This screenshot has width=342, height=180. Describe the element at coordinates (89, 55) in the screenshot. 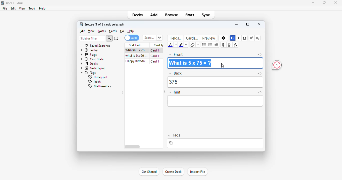

I see `flags` at that location.